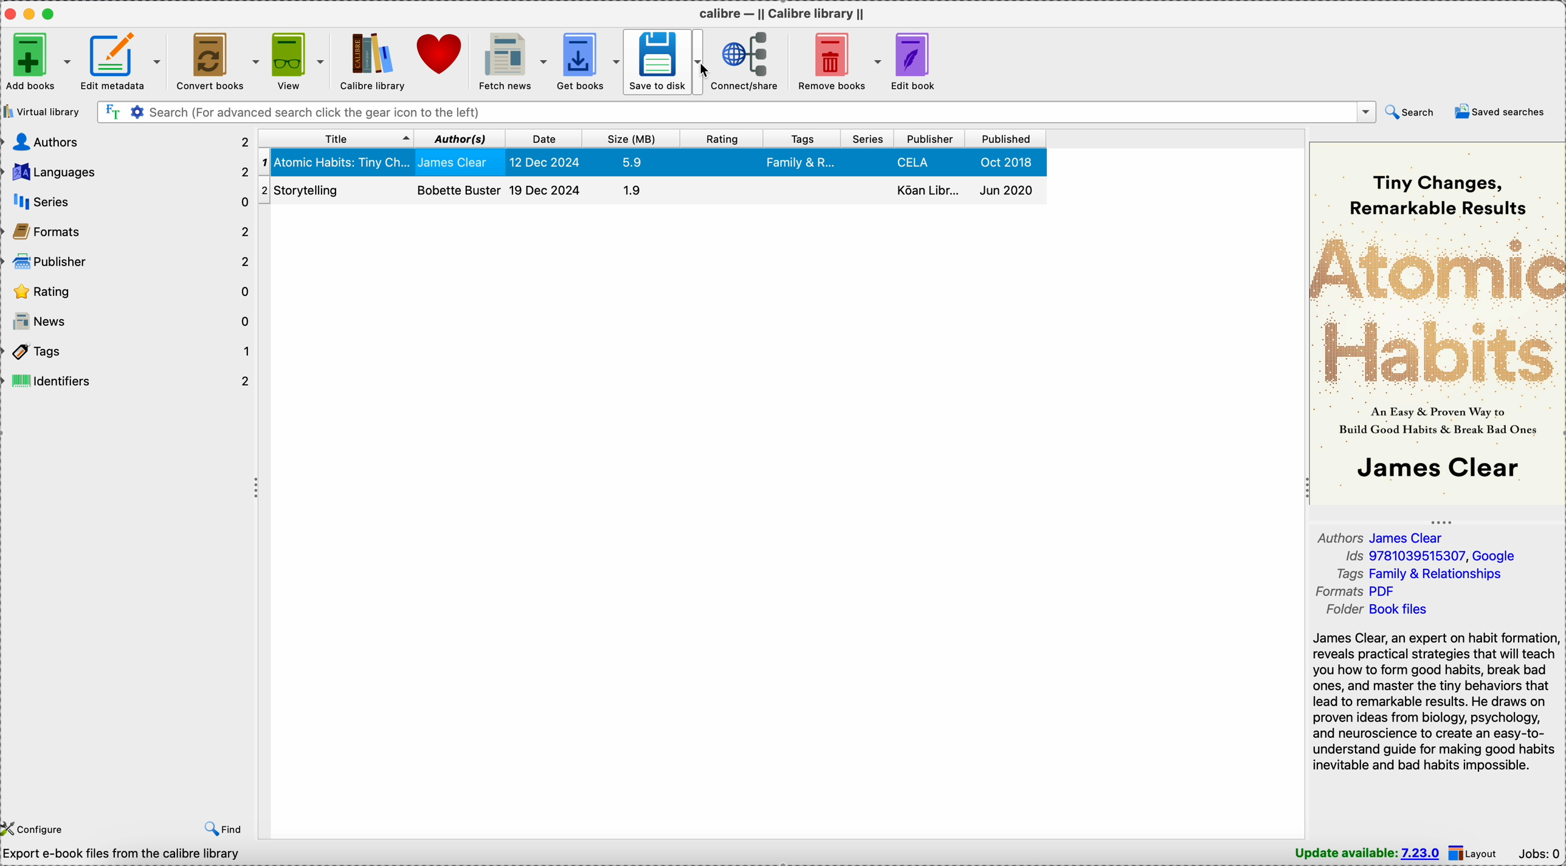  I want to click on save to disk, so click(663, 61).